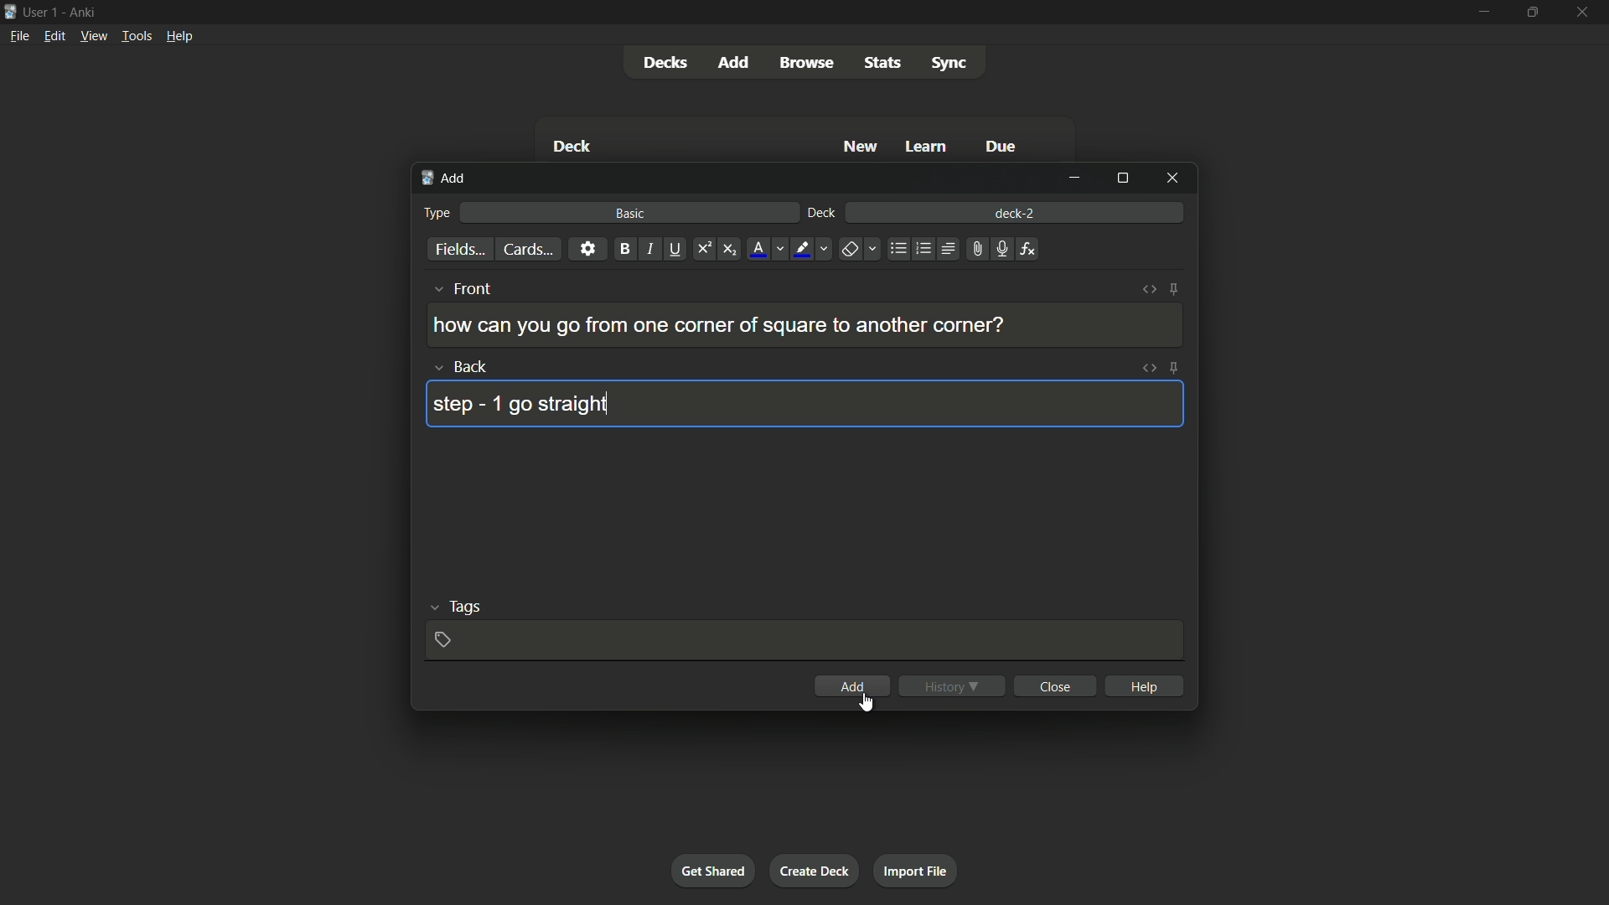 Image resolution: width=1609 pixels, height=905 pixels. What do you see at coordinates (93, 36) in the screenshot?
I see `view menu` at bounding box center [93, 36].